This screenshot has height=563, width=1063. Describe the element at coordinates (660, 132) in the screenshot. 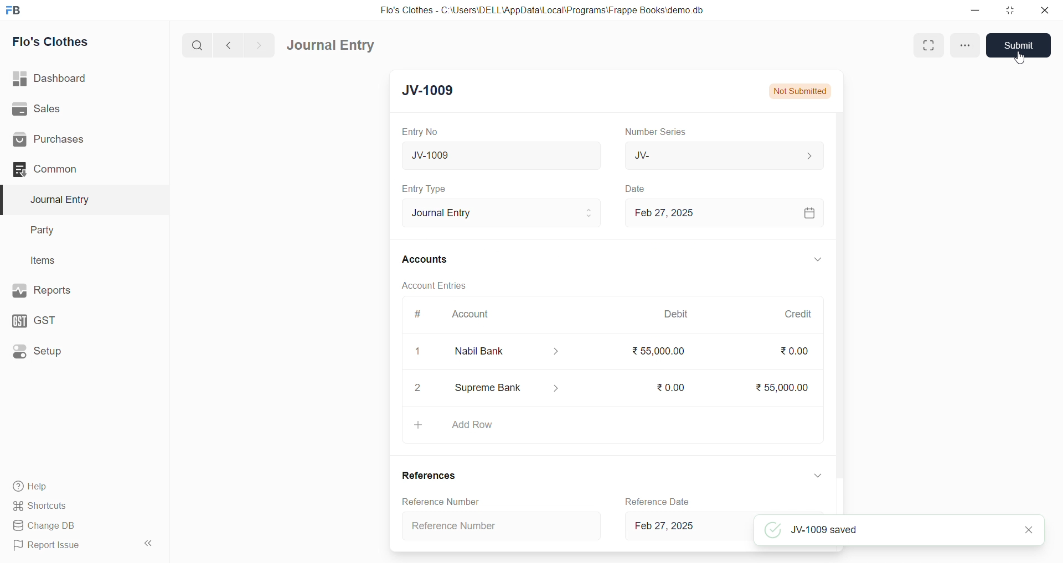

I see `Number Series` at that location.